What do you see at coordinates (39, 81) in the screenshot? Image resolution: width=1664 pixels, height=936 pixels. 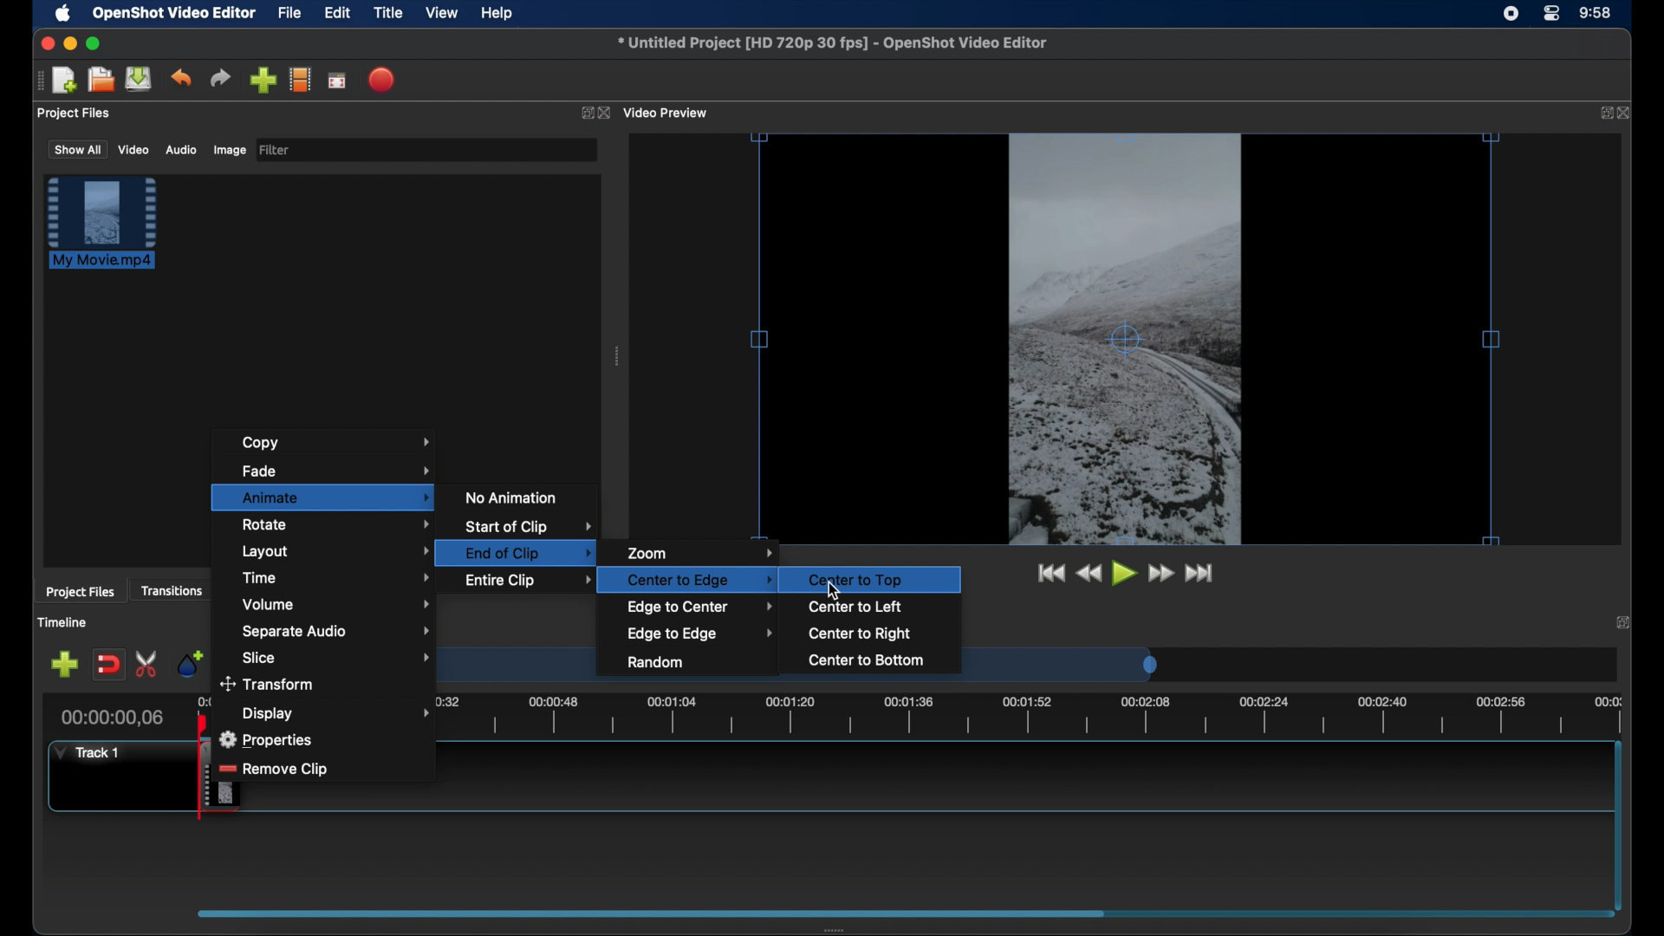 I see `drag handle` at bounding box center [39, 81].